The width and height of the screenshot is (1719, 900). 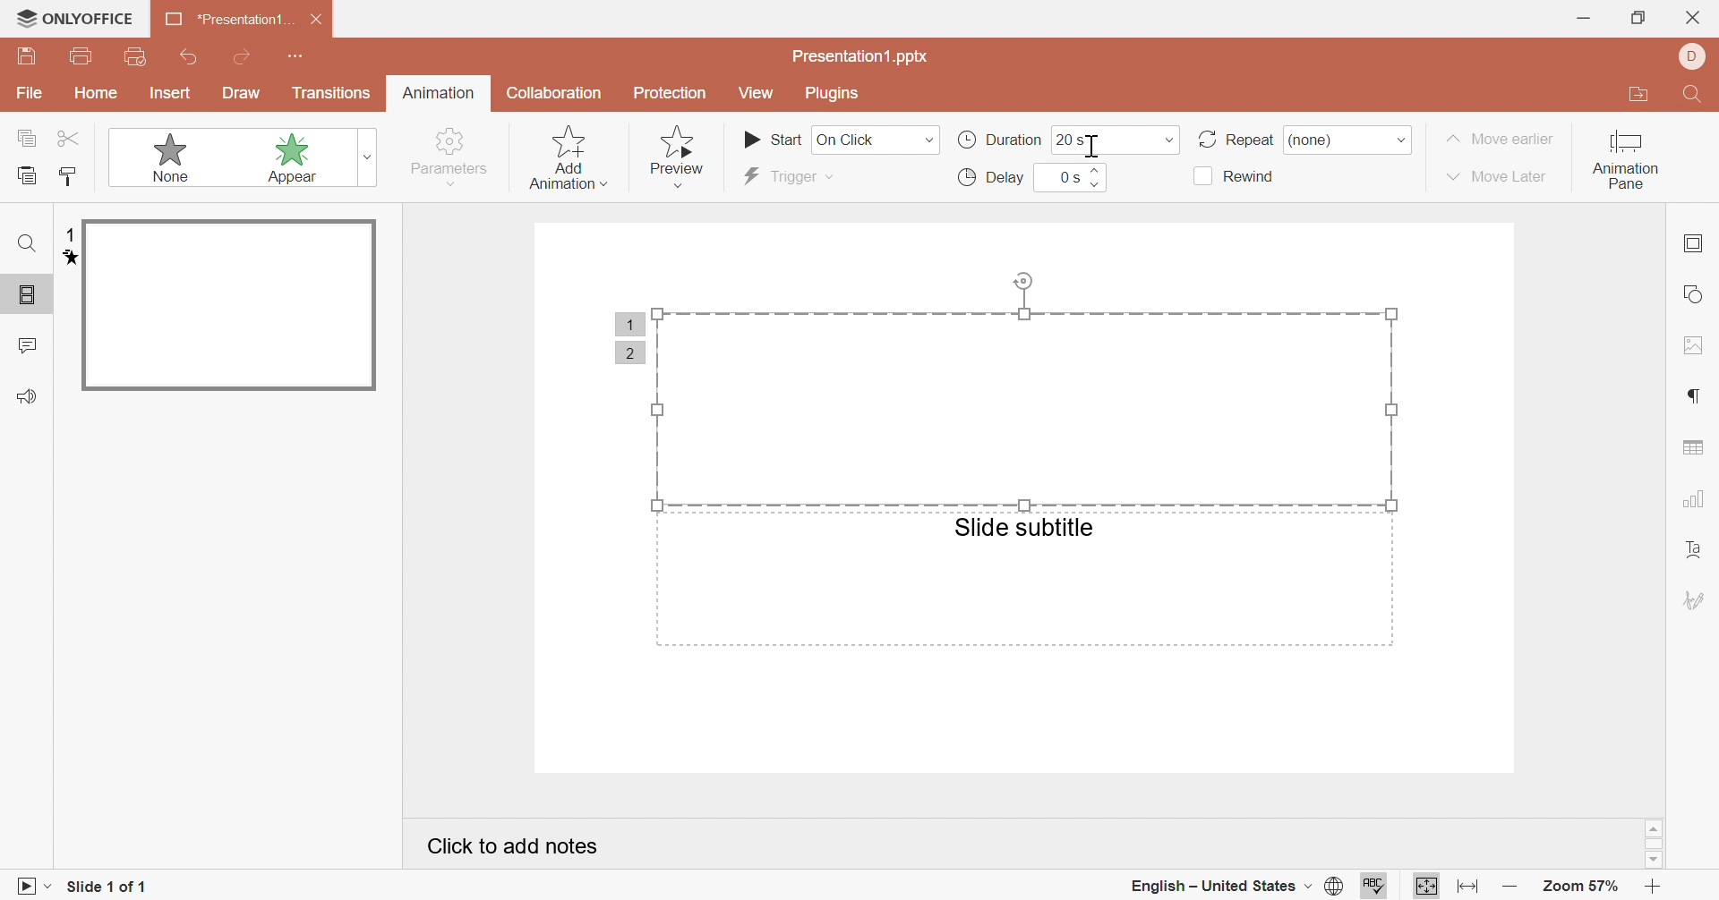 What do you see at coordinates (757, 92) in the screenshot?
I see `view` at bounding box center [757, 92].